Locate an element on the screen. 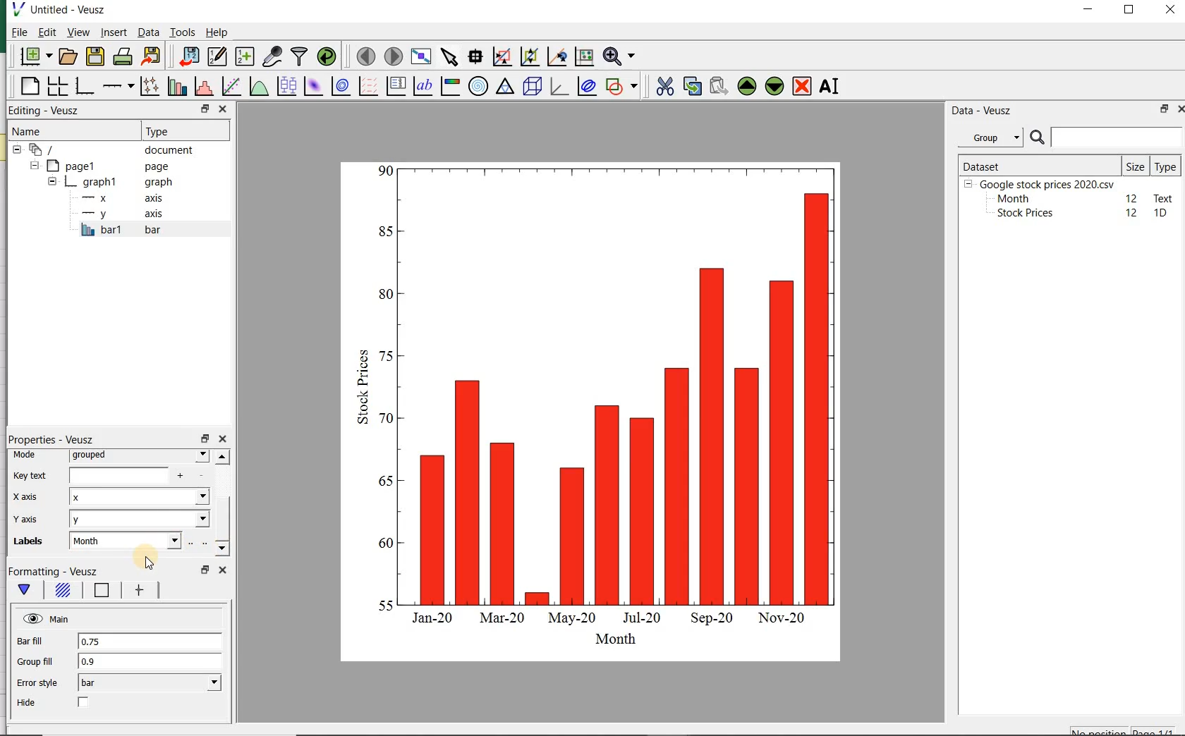 The image size is (1185, 736). print the document is located at coordinates (123, 58).